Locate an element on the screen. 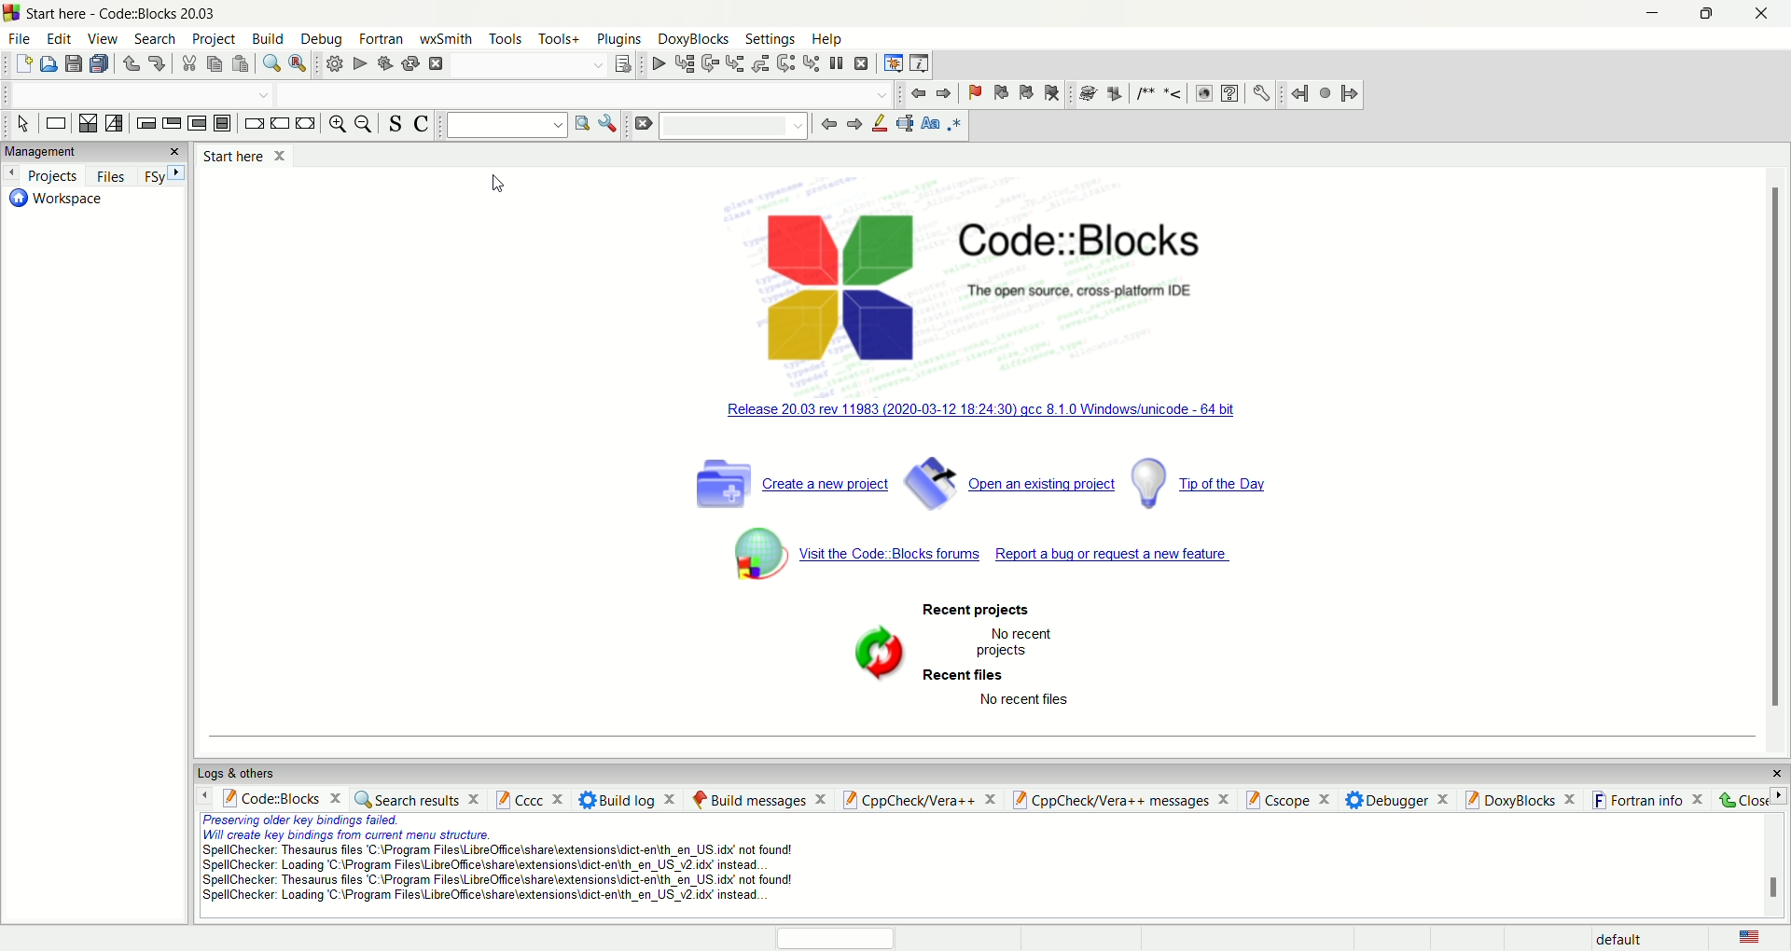 Image resolution: width=1791 pixels, height=951 pixels. cscope is located at coordinates (1289, 801).